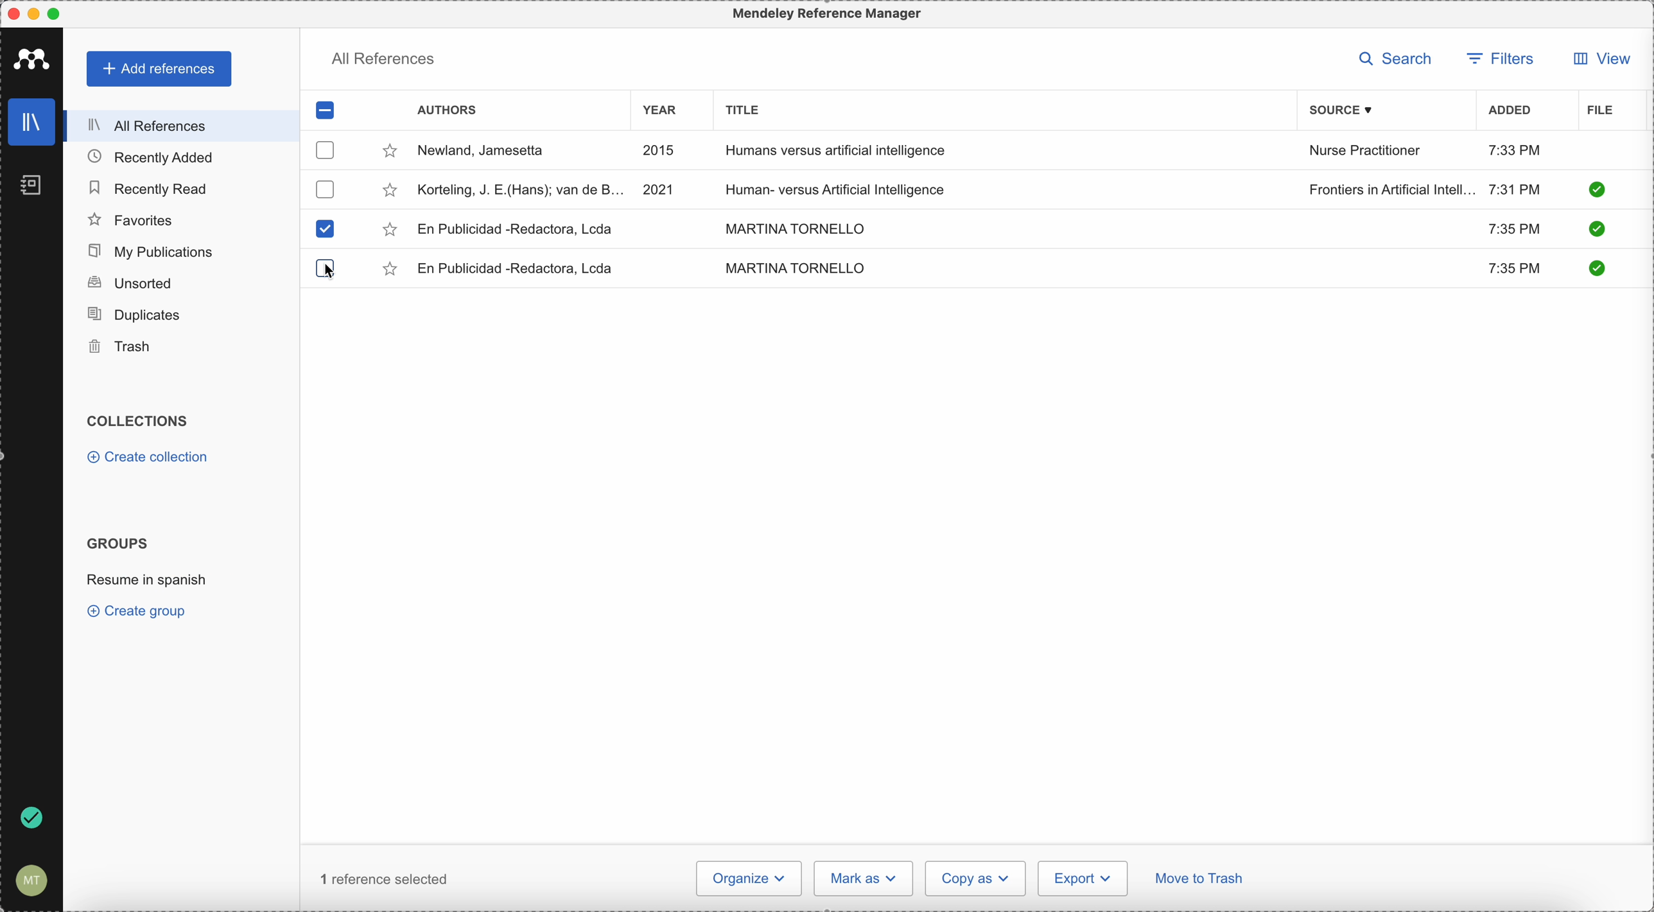 The height and width of the screenshot is (912, 1654). What do you see at coordinates (1083, 878) in the screenshot?
I see `export` at bounding box center [1083, 878].